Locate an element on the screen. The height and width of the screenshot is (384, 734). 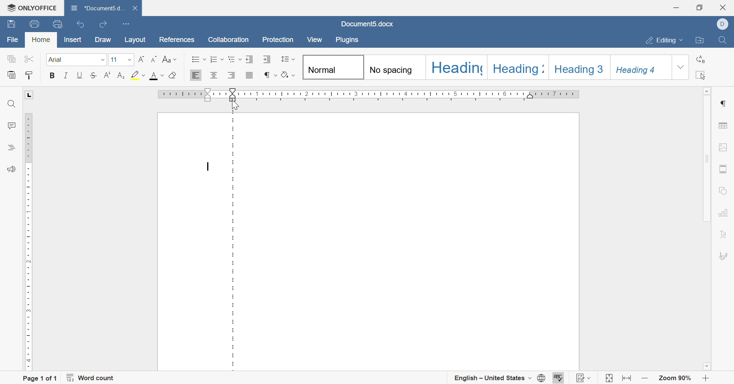
clear style is located at coordinates (174, 75).